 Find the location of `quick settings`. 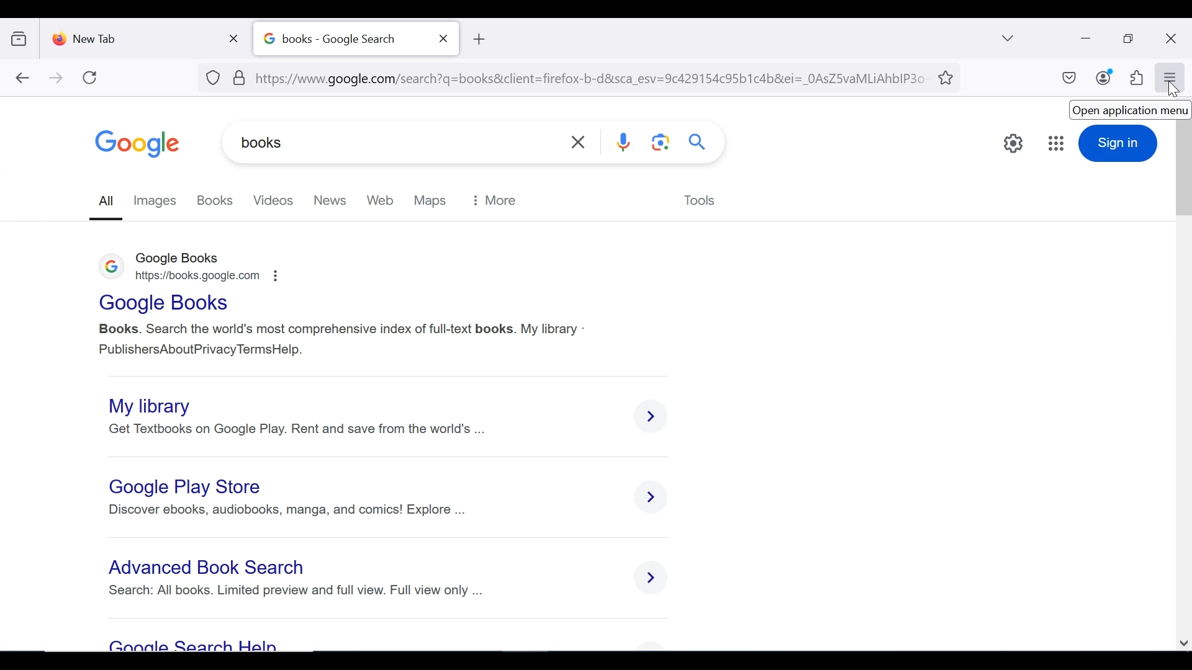

quick settings is located at coordinates (1013, 144).